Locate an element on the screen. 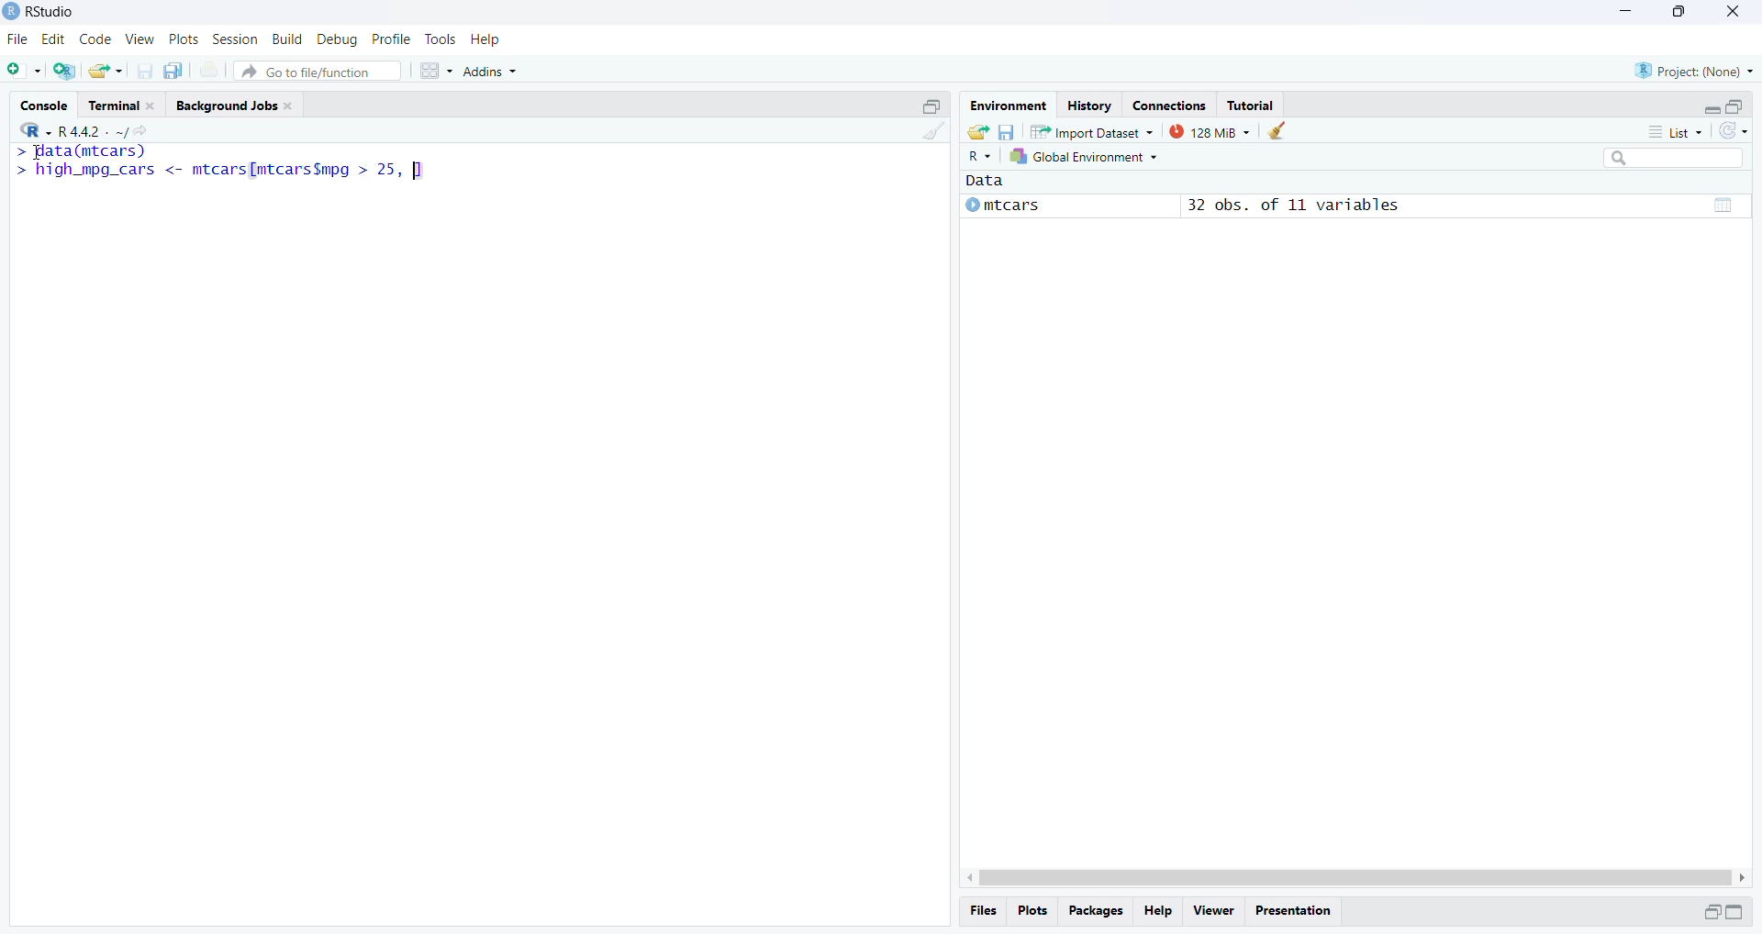 This screenshot has width=1762, height=934. Help is located at coordinates (485, 39).